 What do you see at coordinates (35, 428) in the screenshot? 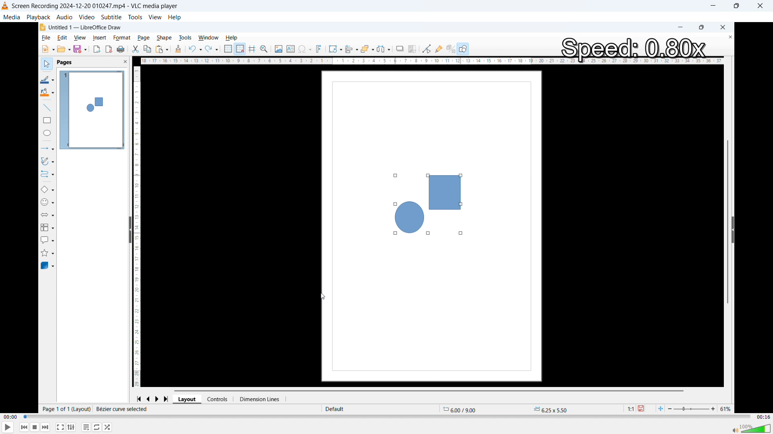
I see `Stop playback ` at bounding box center [35, 428].